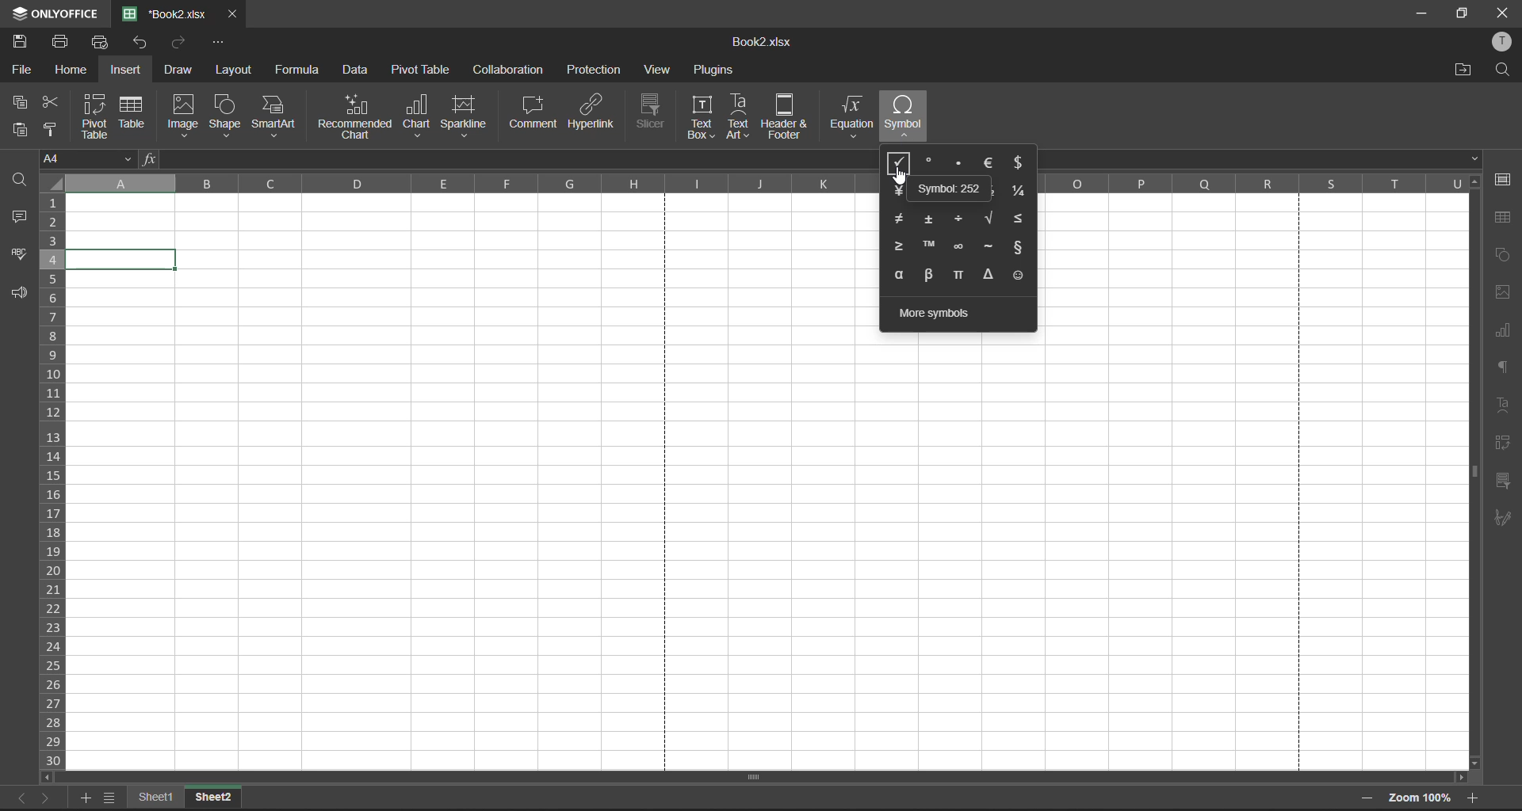 This screenshot has height=811, width=1522. Describe the element at coordinates (990, 247) in the screenshot. I see `tilde` at that location.